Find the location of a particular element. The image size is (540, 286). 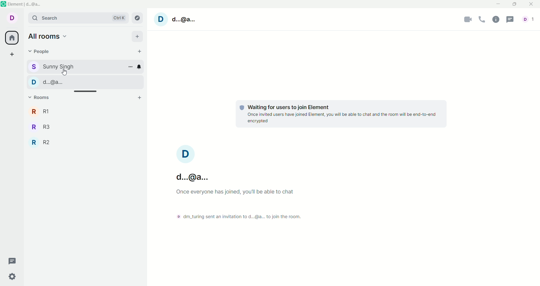

option is located at coordinates (130, 67).